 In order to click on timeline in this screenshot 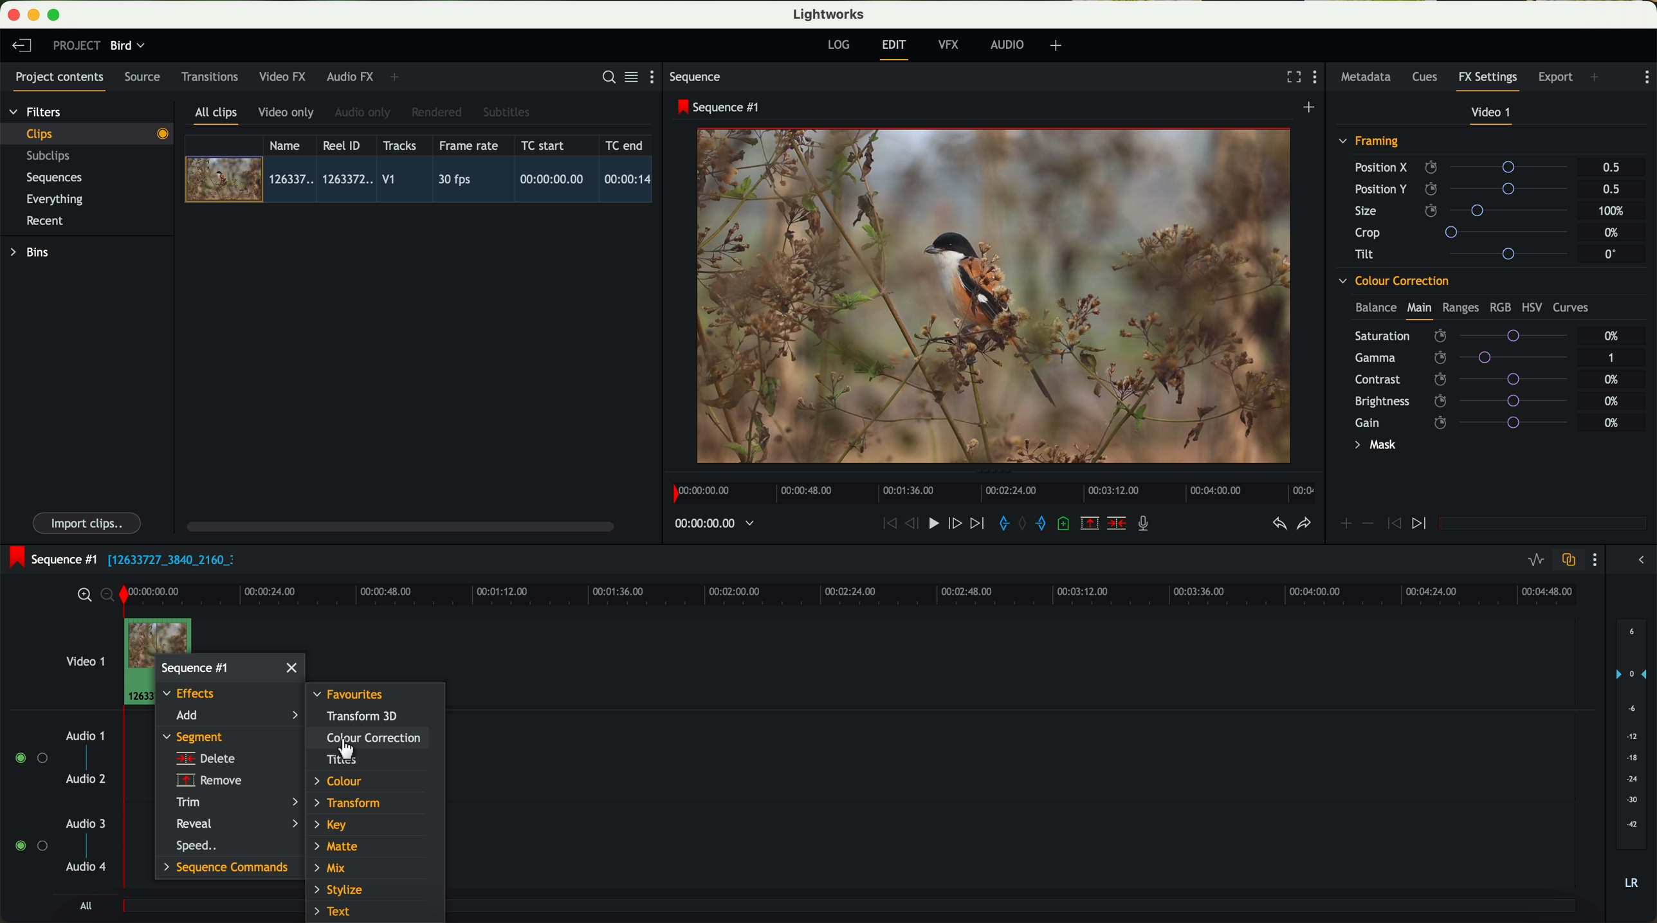, I will do `click(884, 593)`.